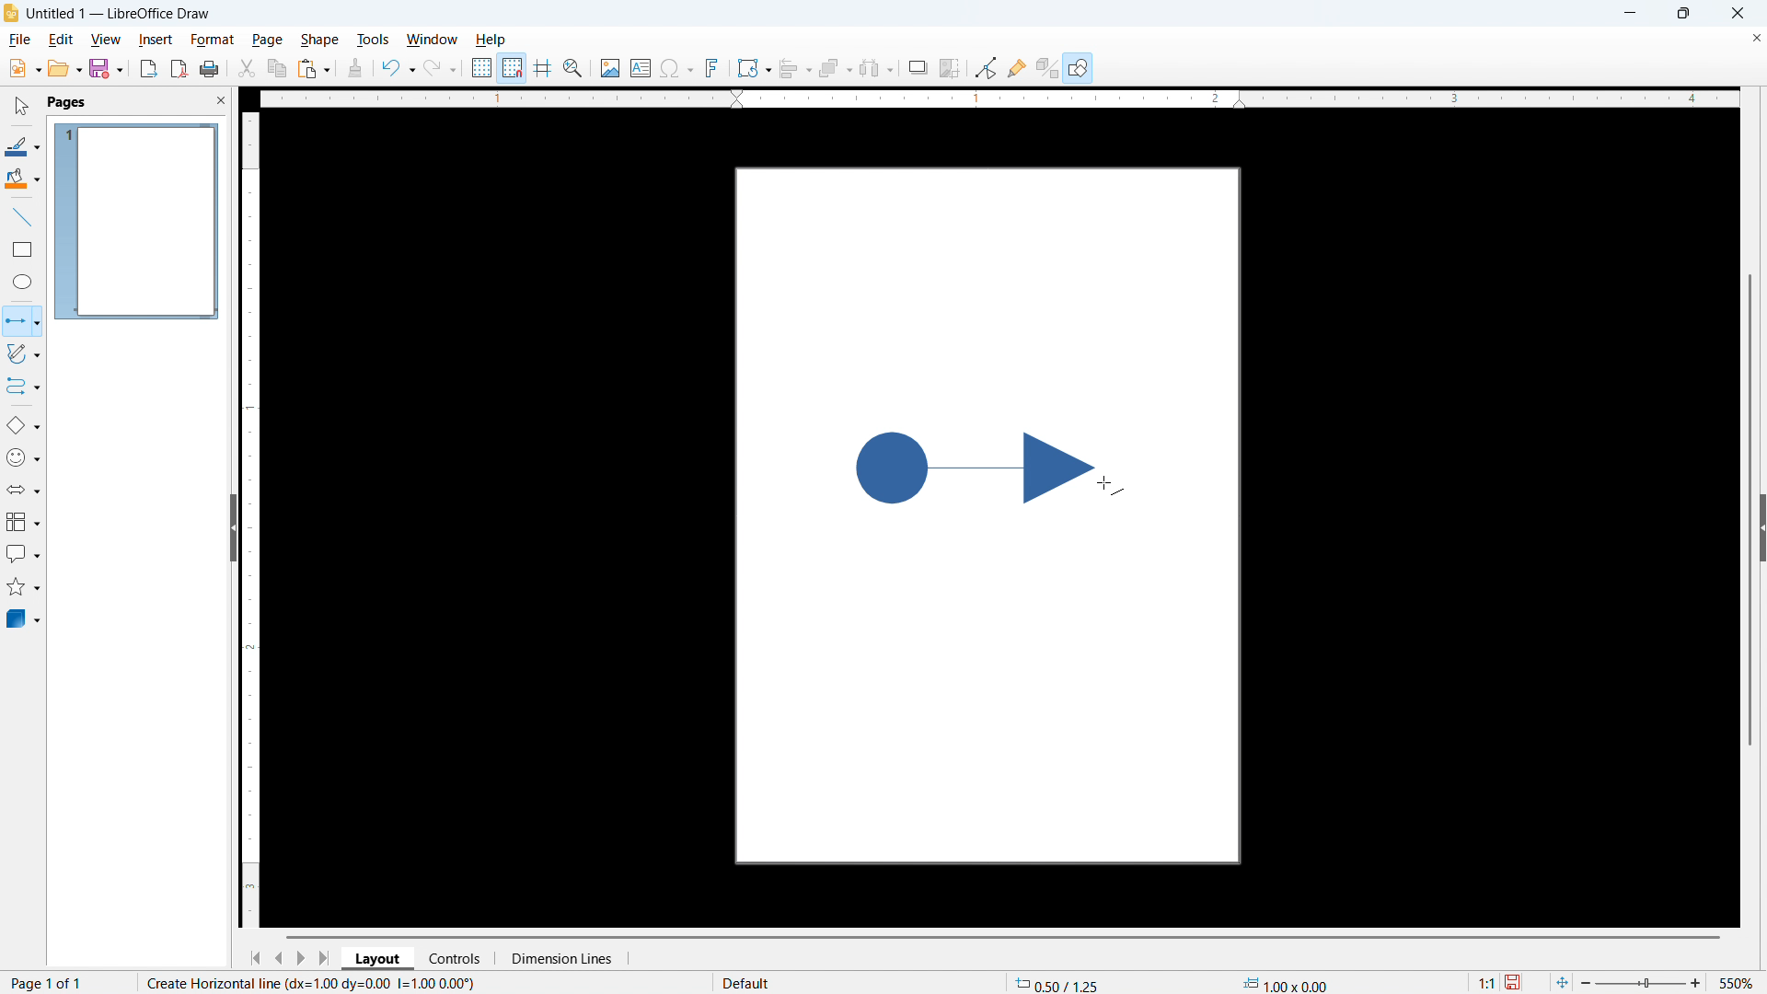  I want to click on Rectangle , so click(24, 249).